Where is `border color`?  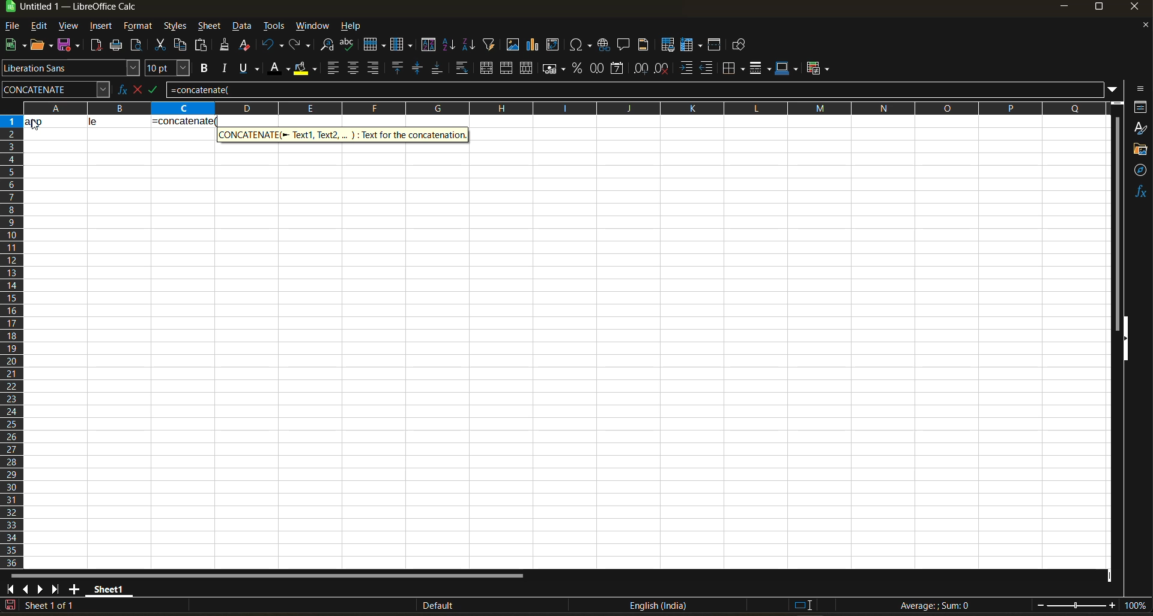 border color is located at coordinates (787, 68).